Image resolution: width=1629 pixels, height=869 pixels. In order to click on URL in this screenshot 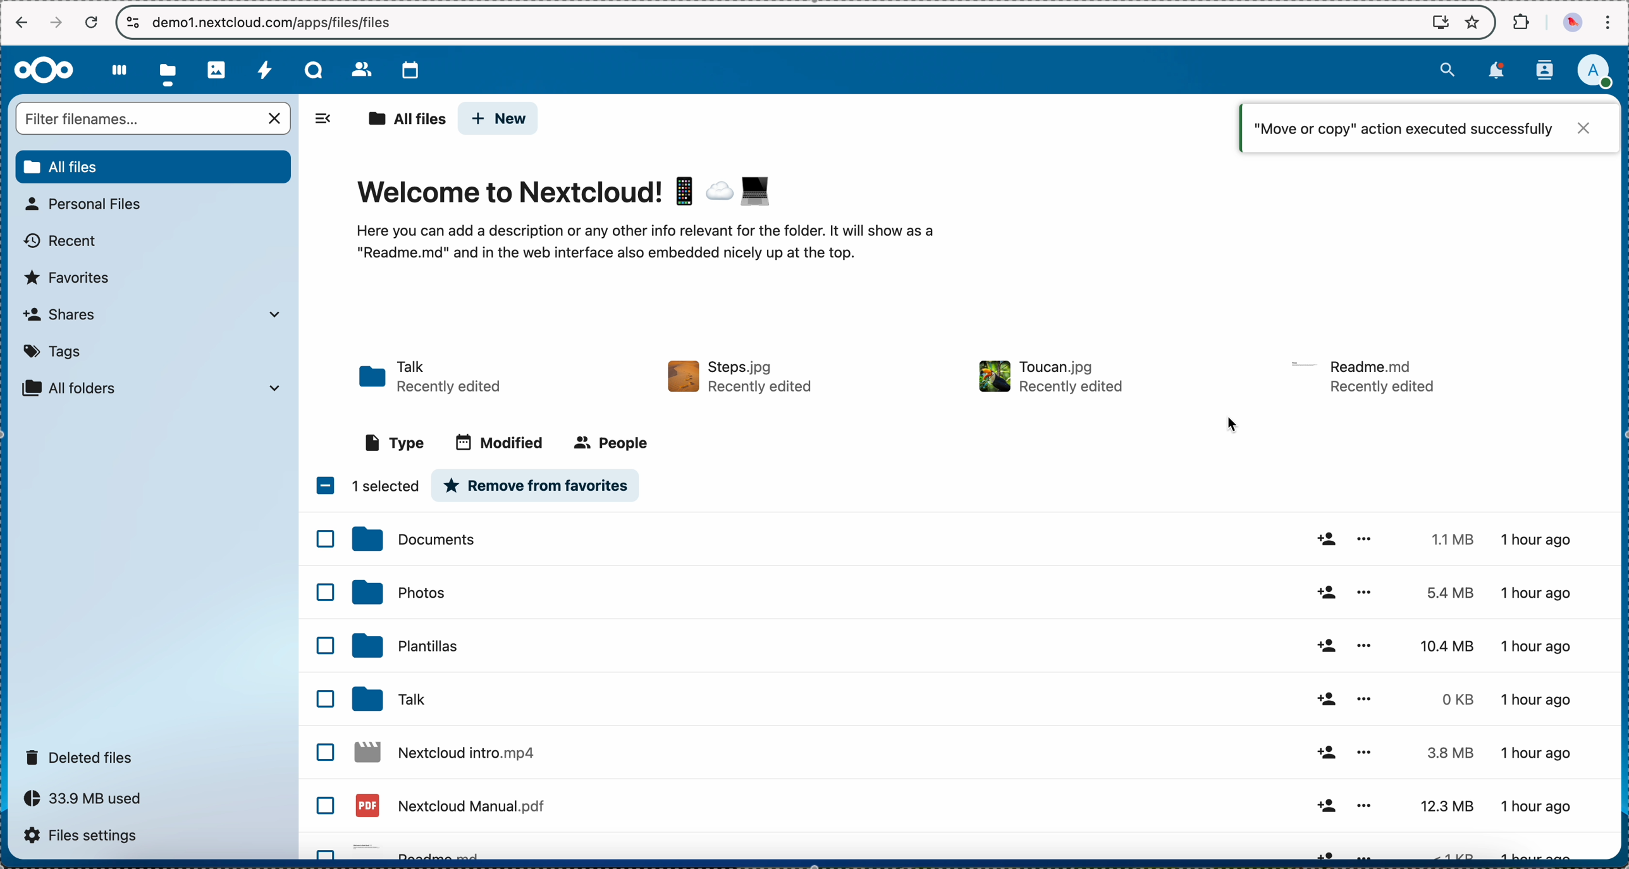, I will do `click(276, 22)`.